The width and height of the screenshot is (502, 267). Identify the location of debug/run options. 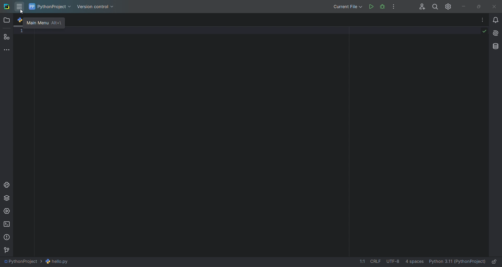
(348, 6).